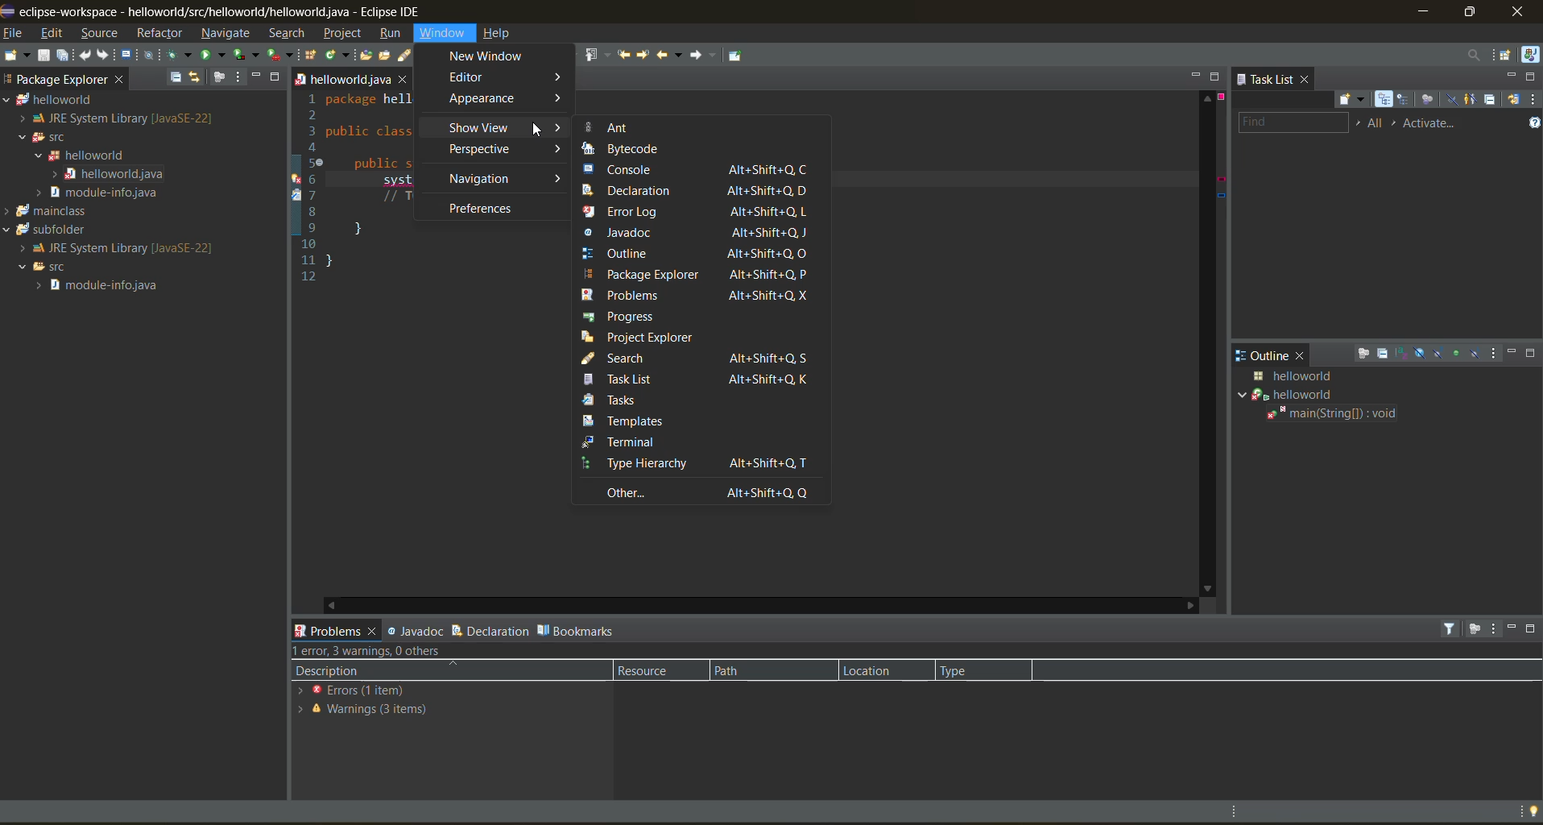 The image size is (1543, 825). Describe the element at coordinates (1376, 123) in the screenshot. I see `edit task working sets` at that location.